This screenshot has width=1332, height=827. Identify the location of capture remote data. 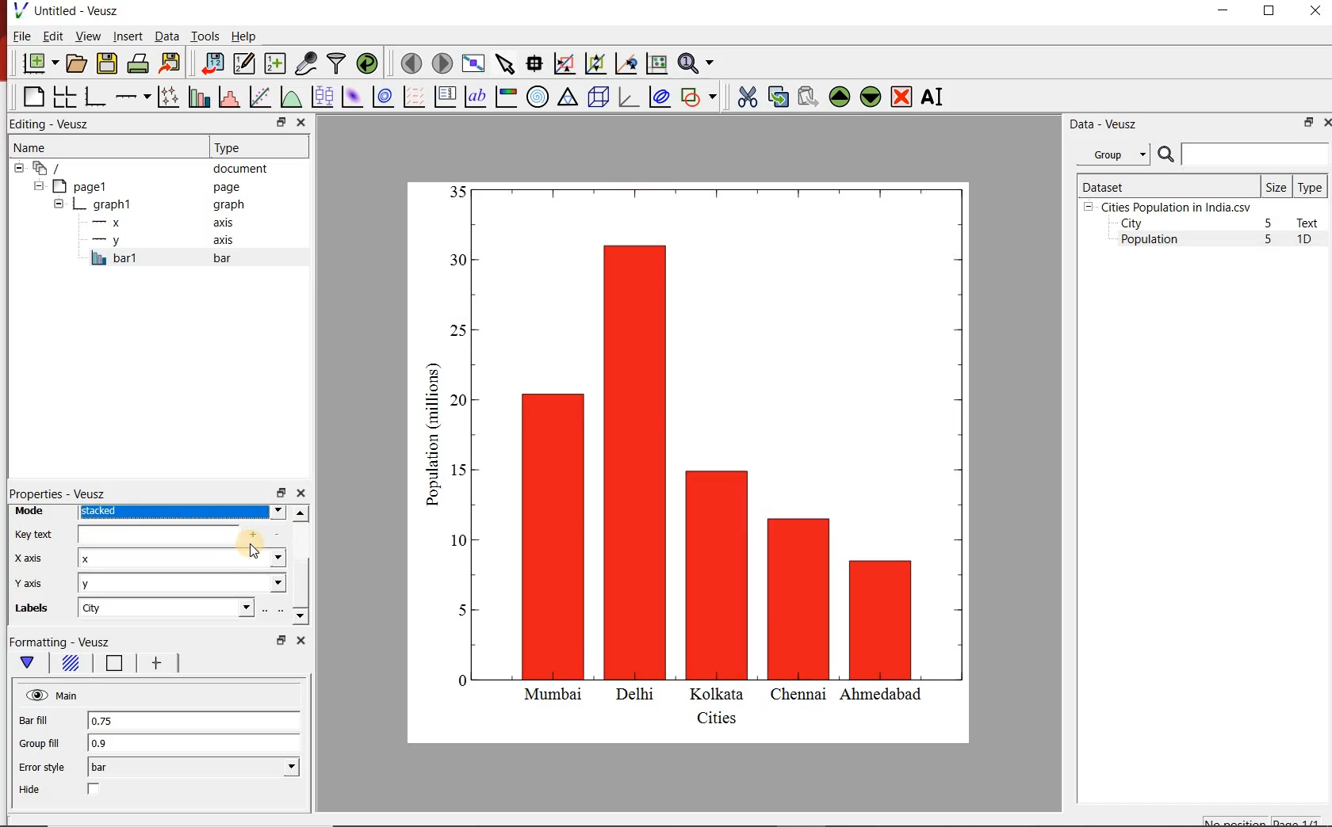
(304, 63).